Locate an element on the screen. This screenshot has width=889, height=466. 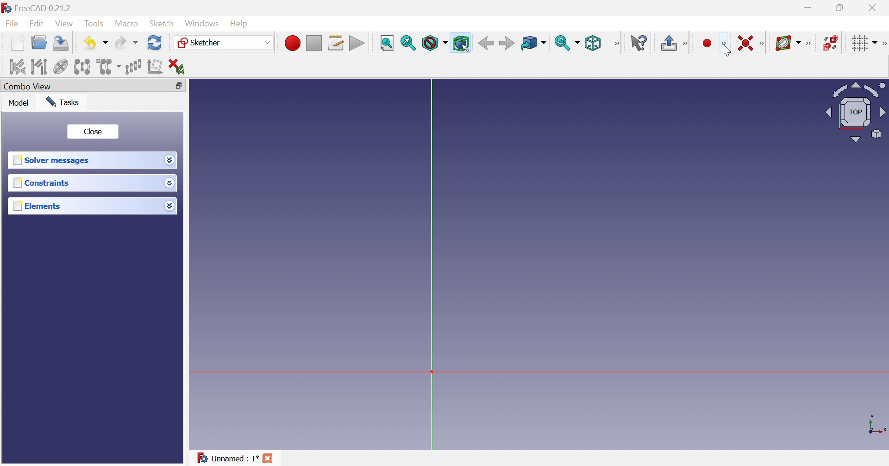
Leave sketch is located at coordinates (669, 44).